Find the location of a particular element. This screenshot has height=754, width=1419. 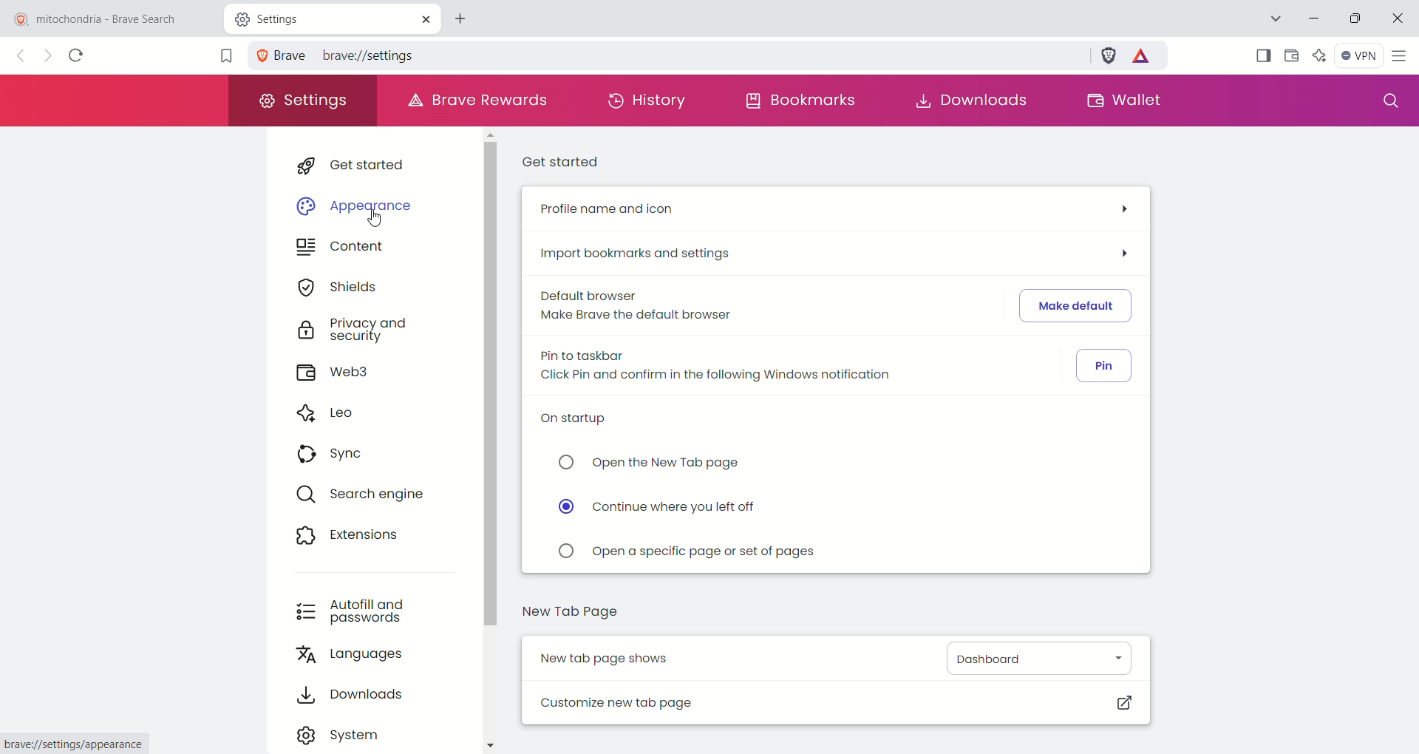

downloads is located at coordinates (976, 99).